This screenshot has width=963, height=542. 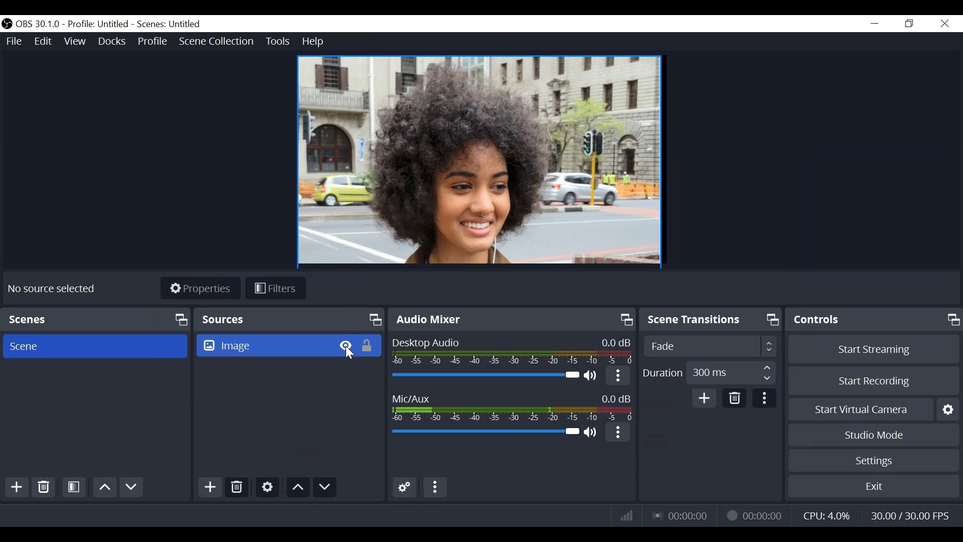 I want to click on (un)mute, so click(x=591, y=373).